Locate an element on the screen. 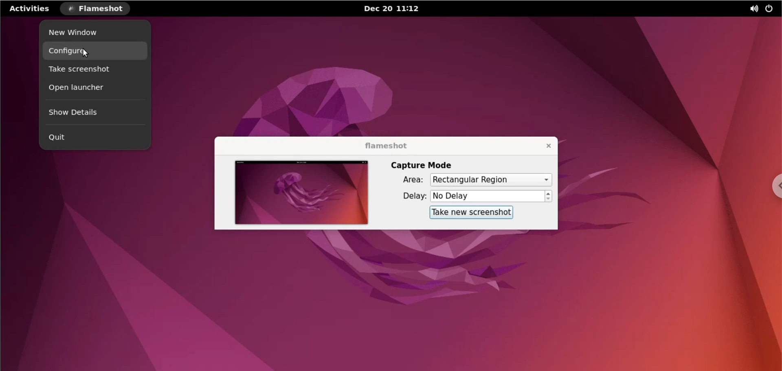 This screenshot has height=371, width=782. new window is located at coordinates (92, 33).